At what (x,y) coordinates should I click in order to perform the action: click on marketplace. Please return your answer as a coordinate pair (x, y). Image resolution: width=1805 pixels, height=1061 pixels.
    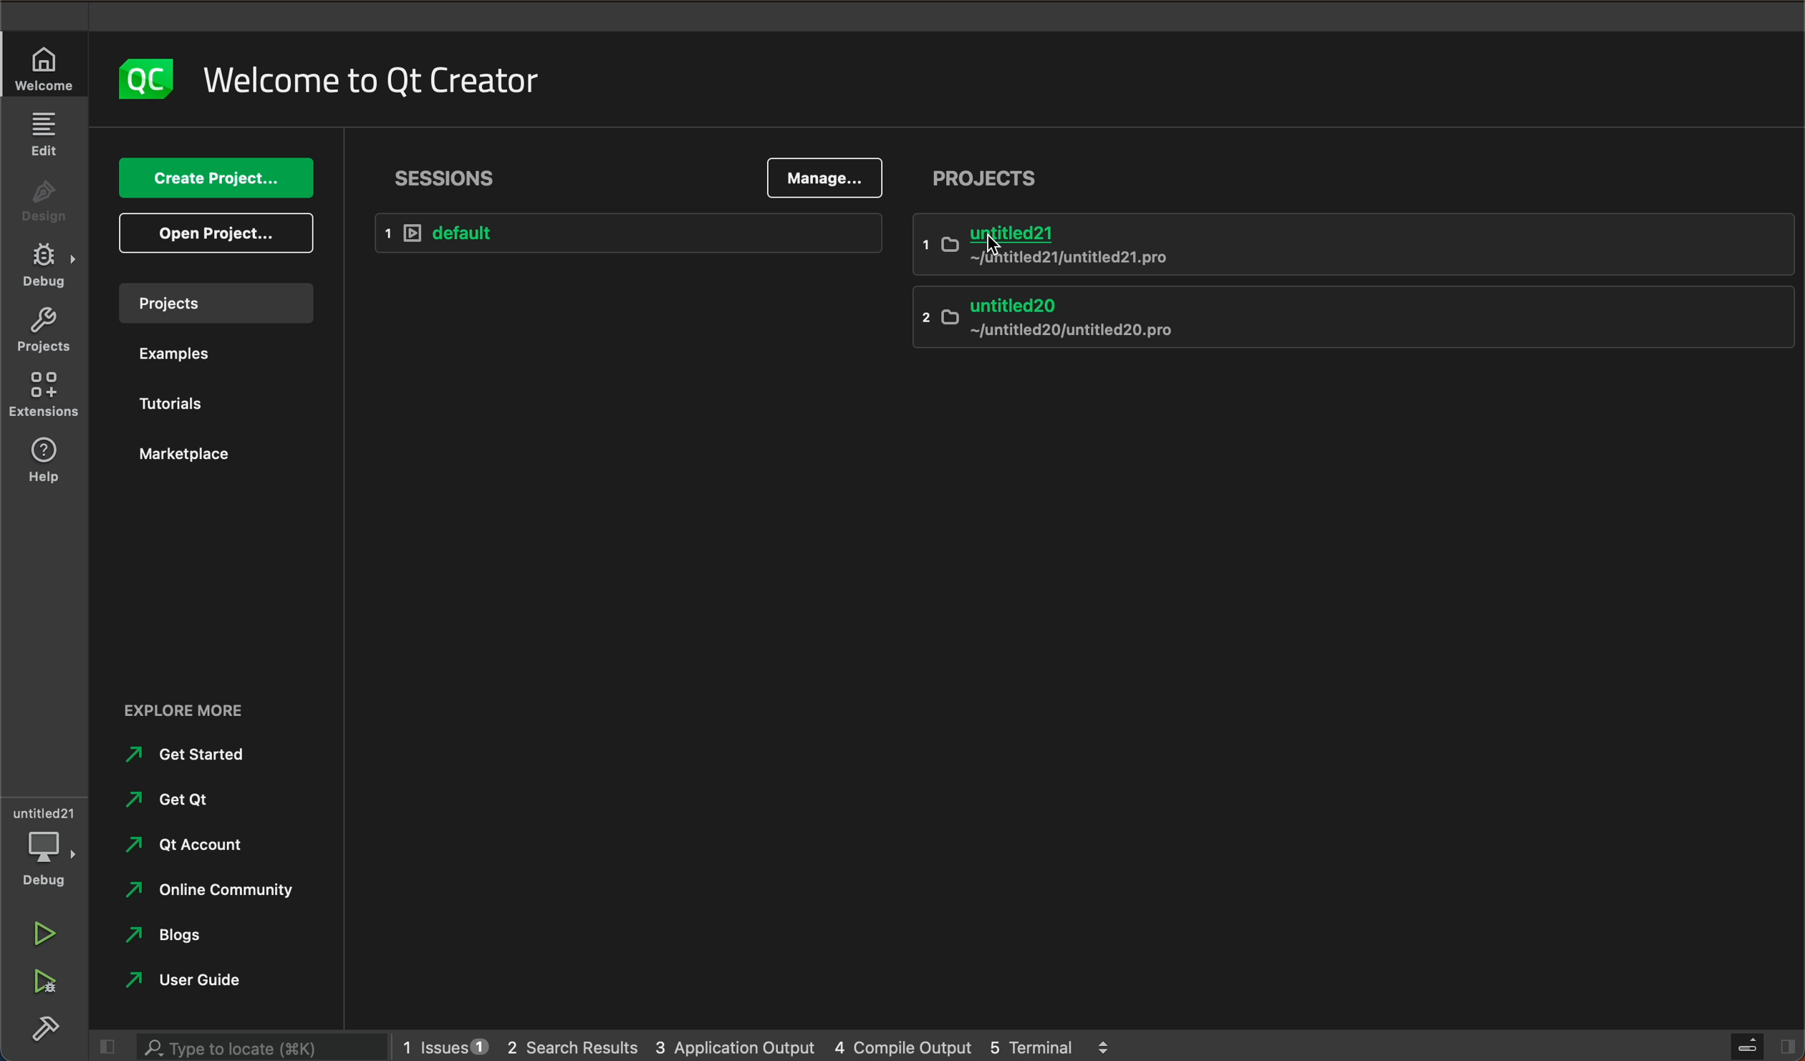
    Looking at the image, I should click on (188, 453).